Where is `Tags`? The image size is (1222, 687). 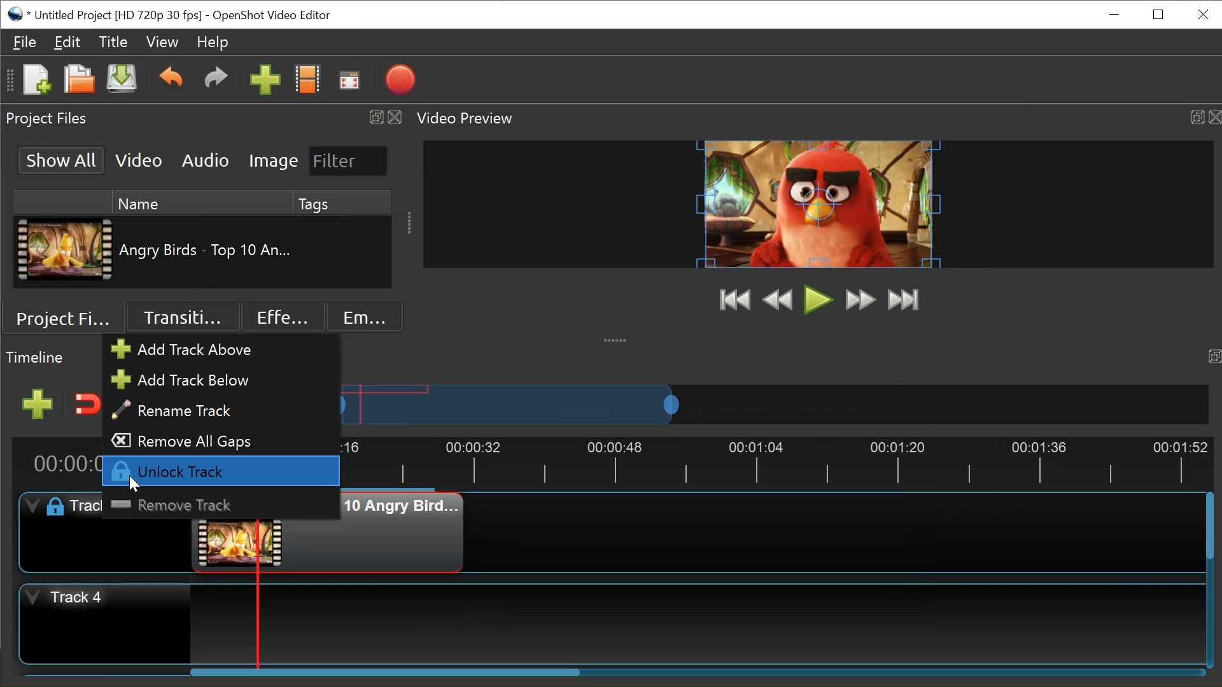 Tags is located at coordinates (343, 203).